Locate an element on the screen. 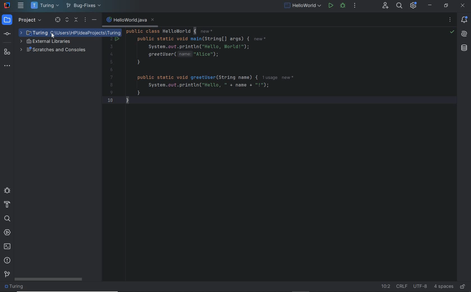  restore down is located at coordinates (446, 6).